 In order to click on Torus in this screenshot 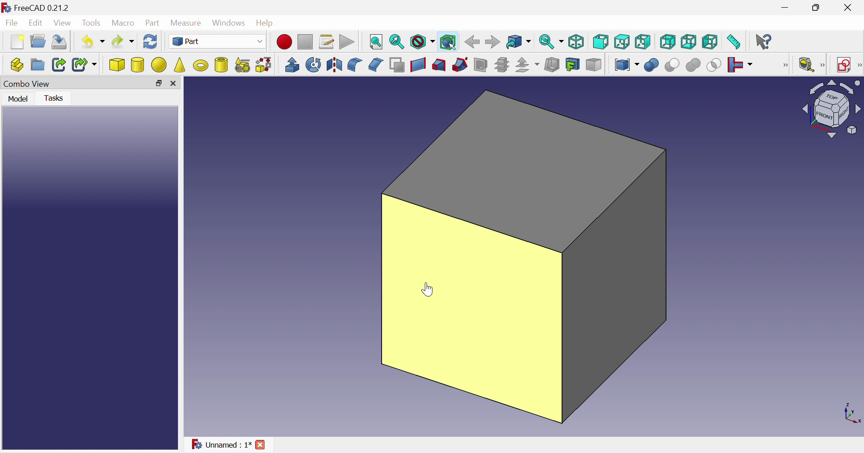, I will do `click(200, 65)`.